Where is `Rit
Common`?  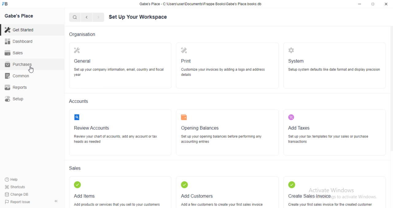
Rit
Common is located at coordinates (18, 76).